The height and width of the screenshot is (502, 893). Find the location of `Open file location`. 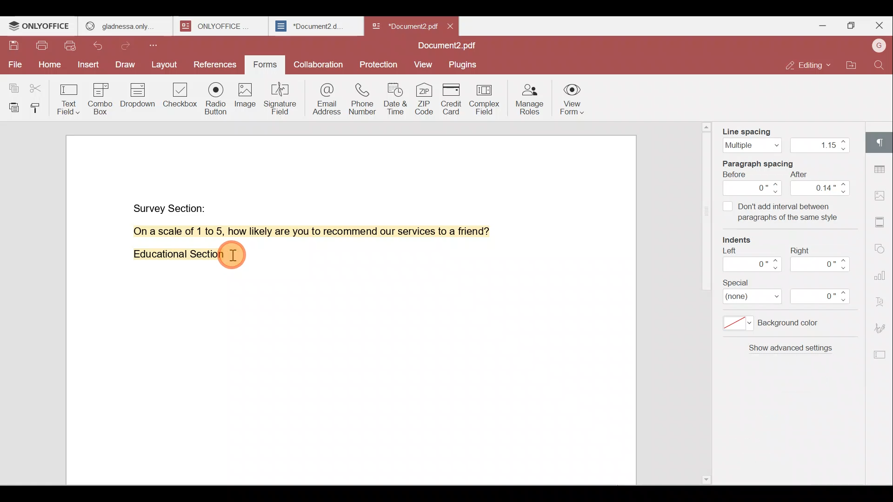

Open file location is located at coordinates (852, 66).